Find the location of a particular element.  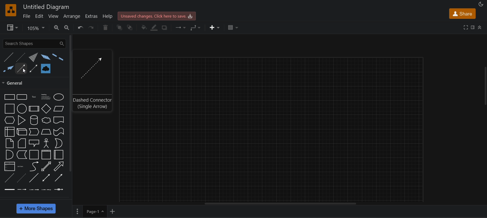

help is located at coordinates (108, 16).